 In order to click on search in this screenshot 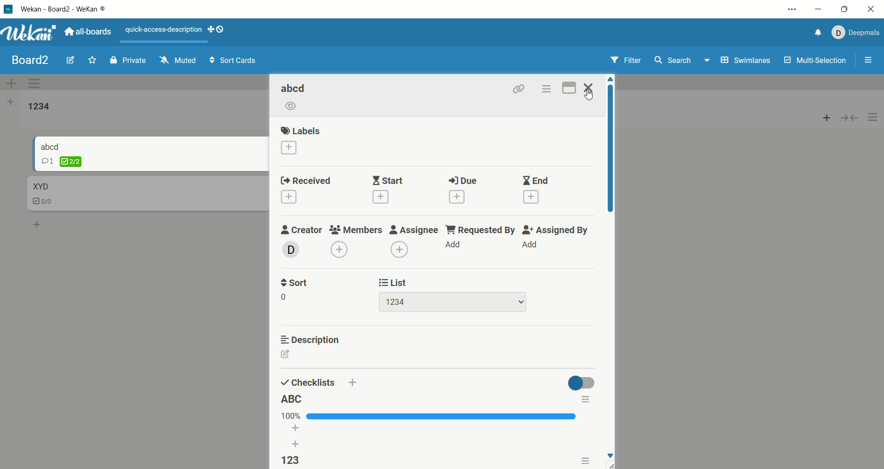, I will do `click(681, 63)`.